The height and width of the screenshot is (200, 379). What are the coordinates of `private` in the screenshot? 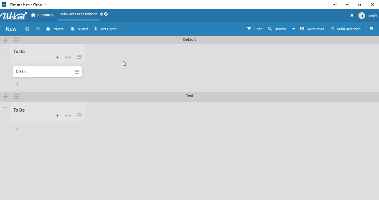 It's located at (55, 29).